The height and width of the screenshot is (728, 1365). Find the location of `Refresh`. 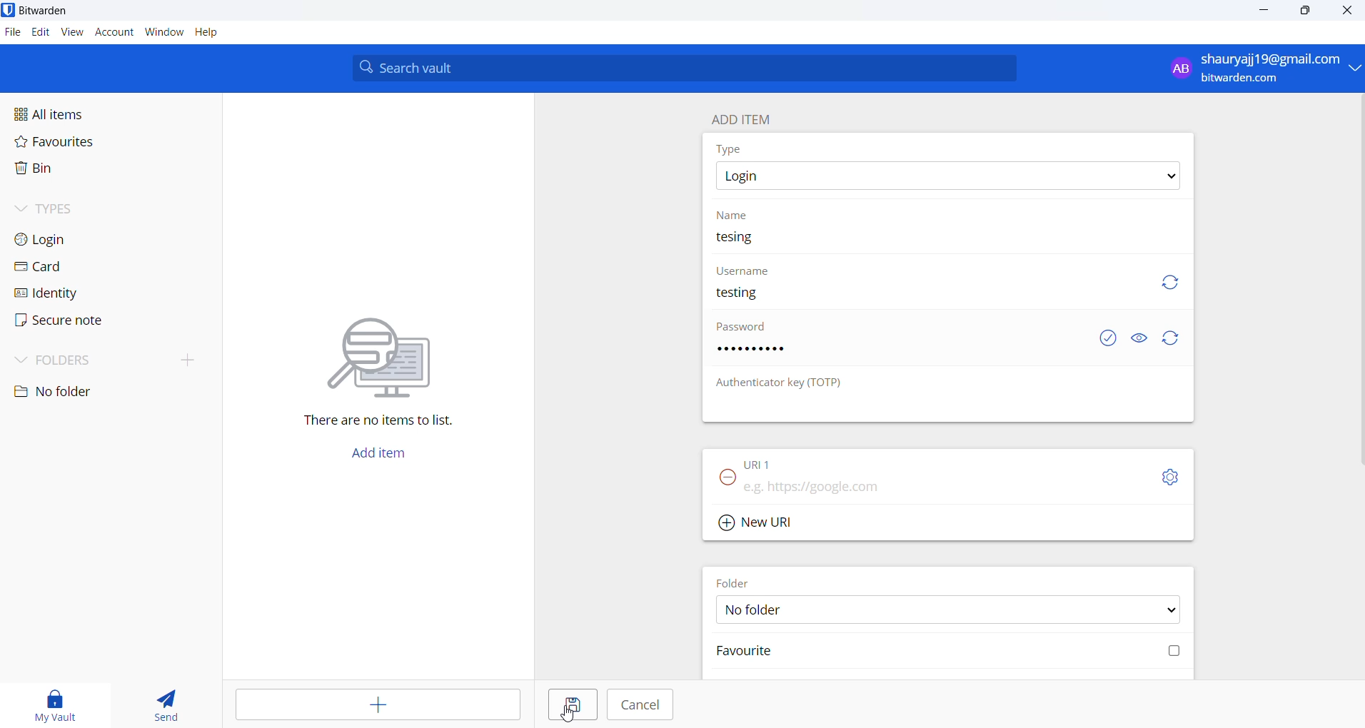

Refresh is located at coordinates (1178, 338).